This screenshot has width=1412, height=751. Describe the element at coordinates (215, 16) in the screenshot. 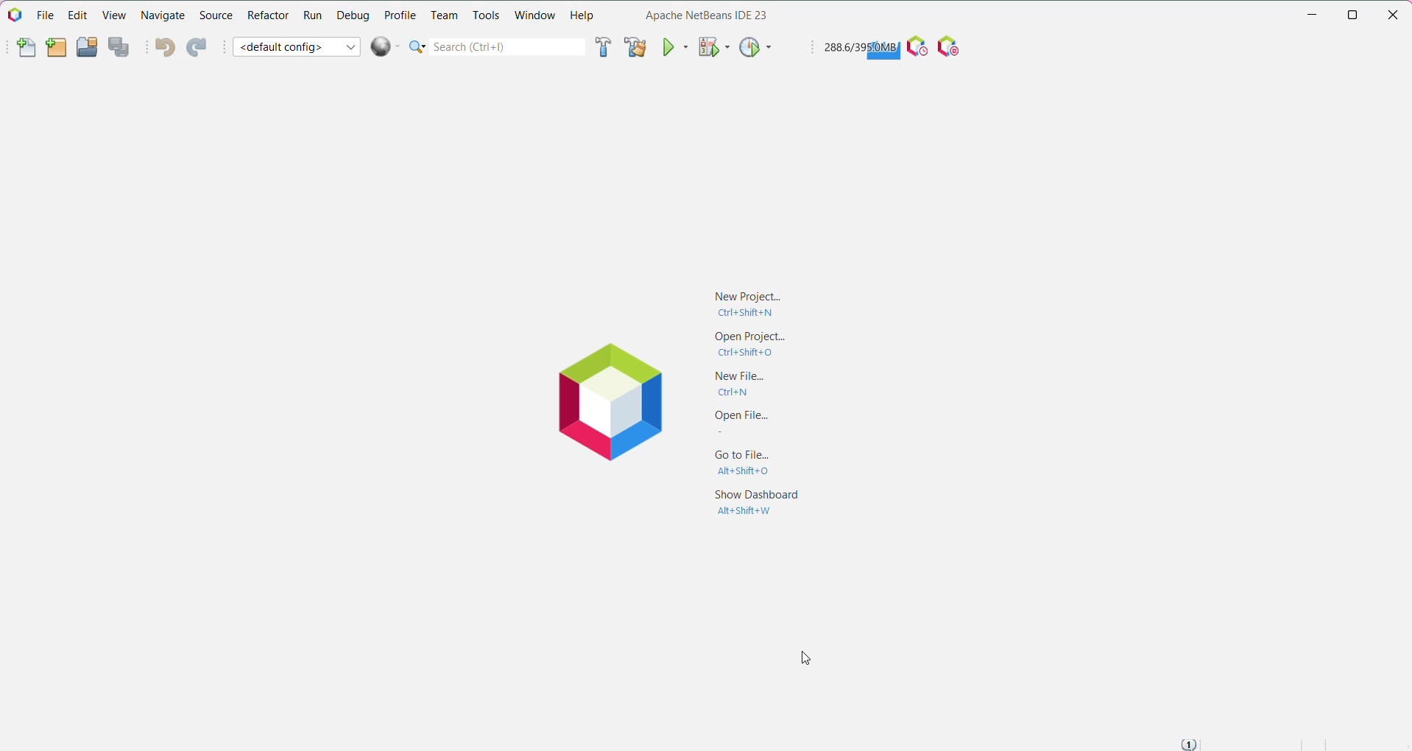

I see `Source` at that location.